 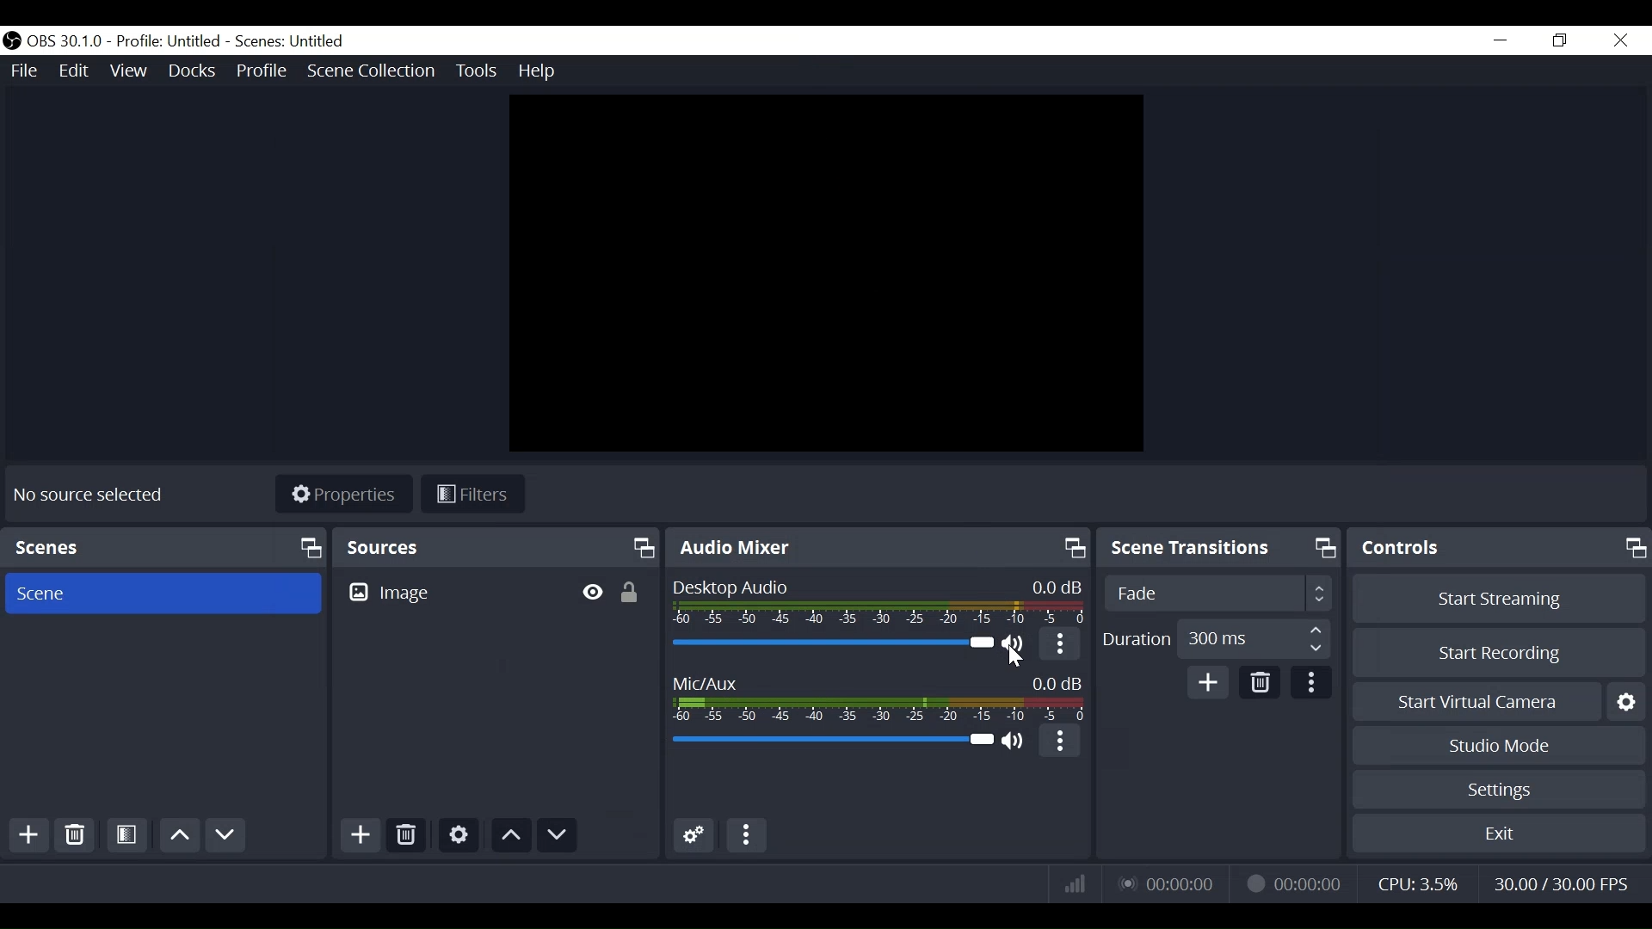 I want to click on Docks, so click(x=194, y=72).